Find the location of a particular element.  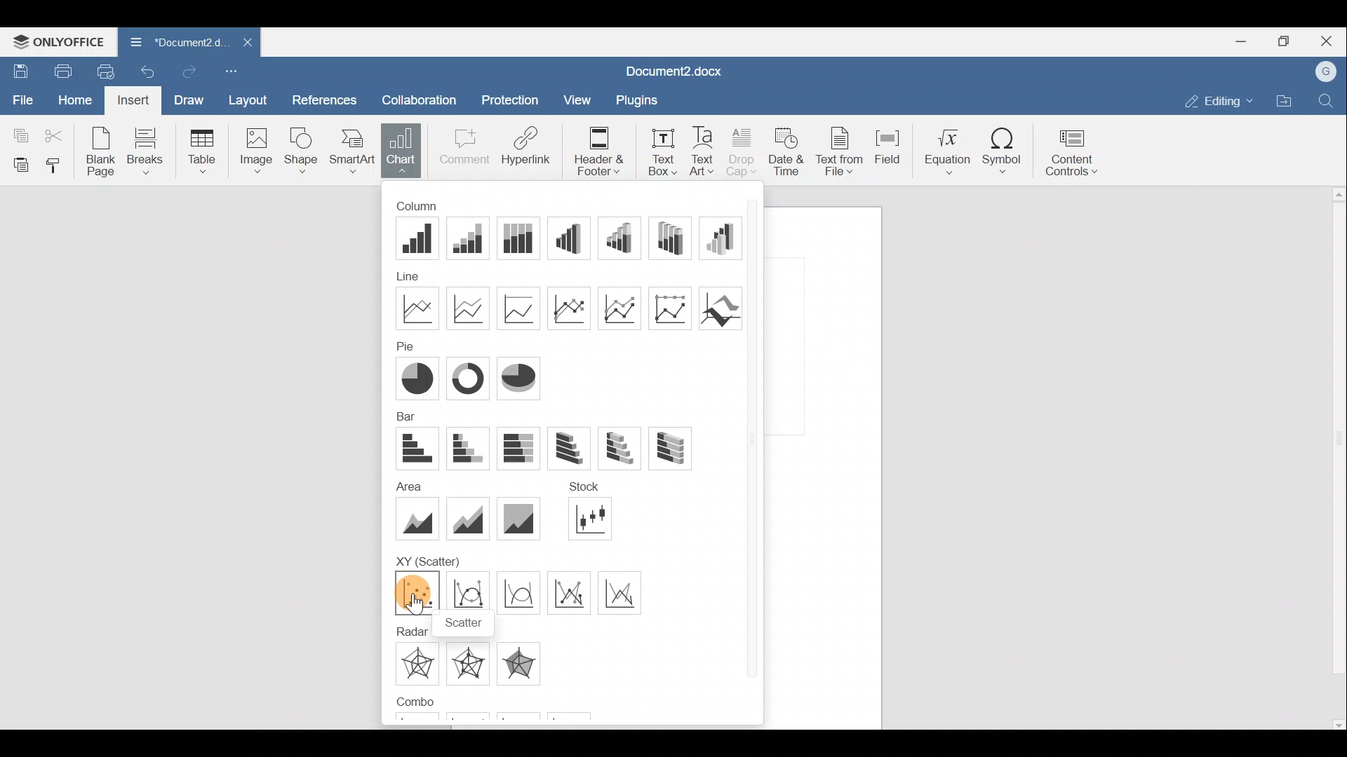

Save is located at coordinates (18, 69).